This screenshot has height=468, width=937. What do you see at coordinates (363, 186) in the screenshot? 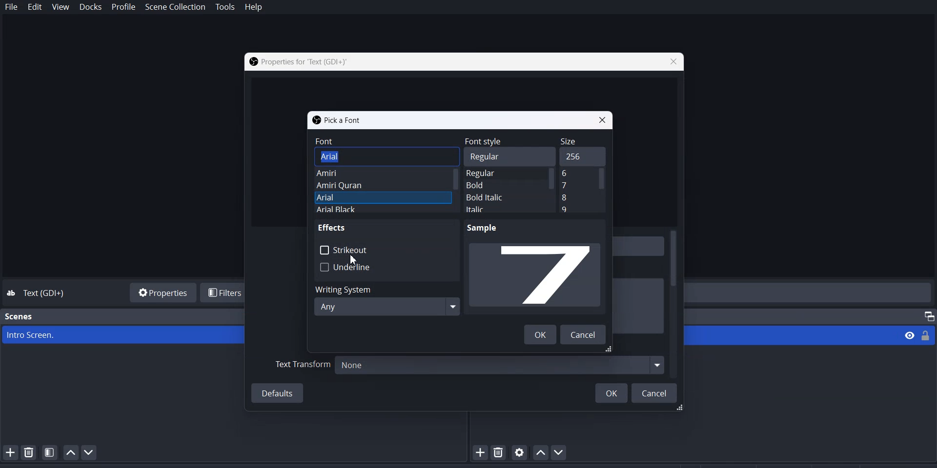
I see `Amiri Quran` at bounding box center [363, 186].